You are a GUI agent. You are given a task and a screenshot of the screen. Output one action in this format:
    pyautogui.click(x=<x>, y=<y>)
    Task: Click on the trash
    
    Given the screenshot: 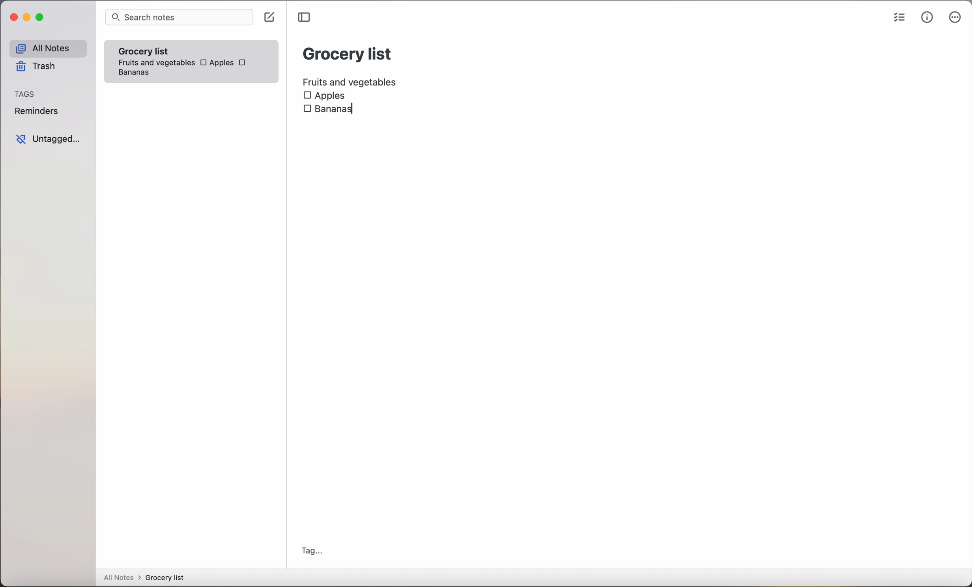 What is the action you would take?
    pyautogui.click(x=35, y=68)
    